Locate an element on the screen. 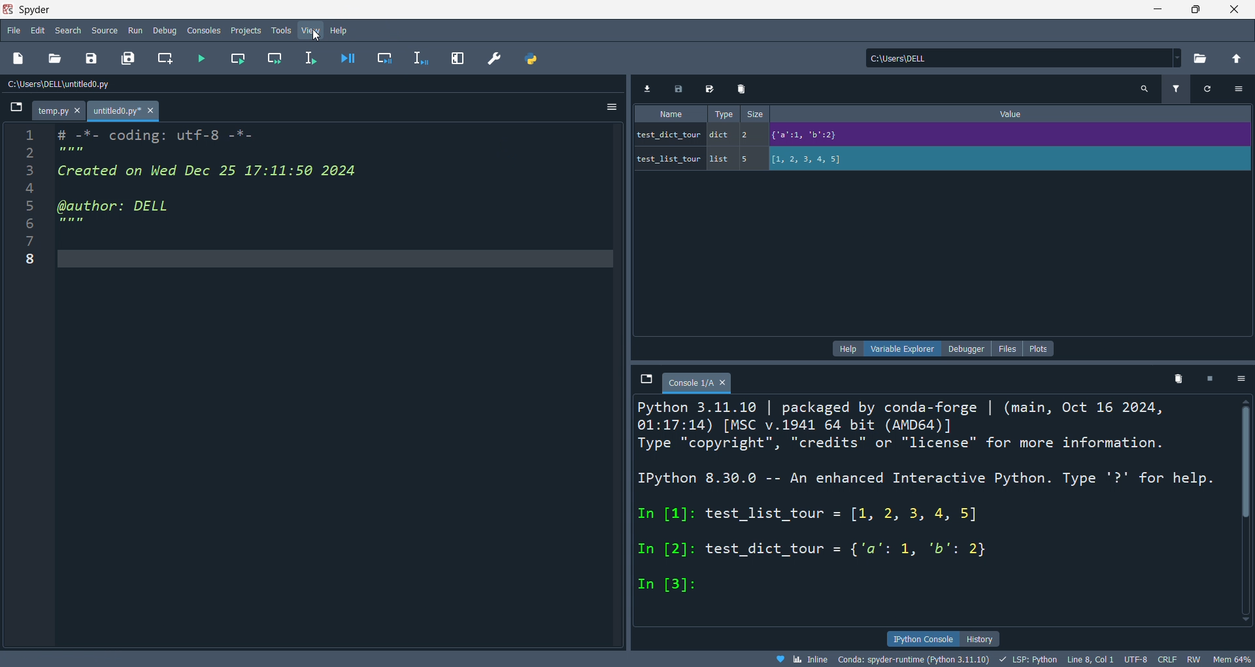 This screenshot has height=667, width=1255. minimize is located at coordinates (1156, 9).